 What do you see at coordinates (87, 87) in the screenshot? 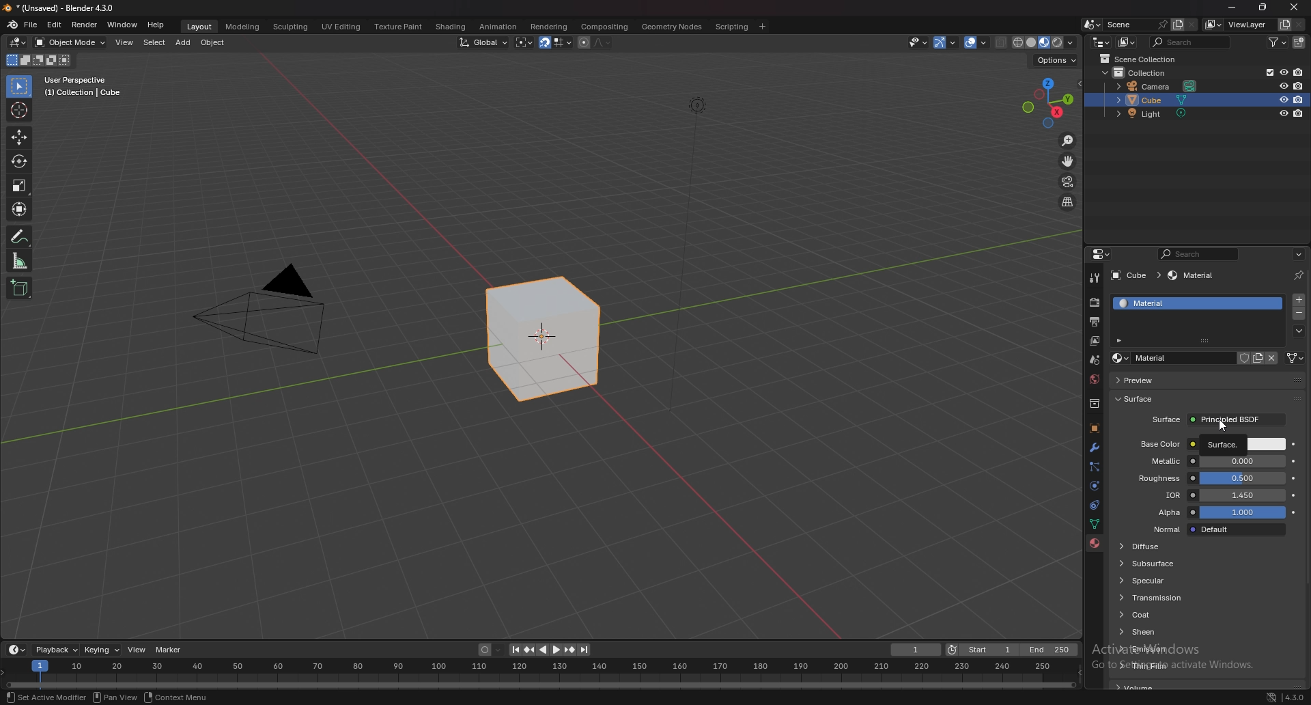
I see `User Perspective
(1) Collection | Cube` at bounding box center [87, 87].